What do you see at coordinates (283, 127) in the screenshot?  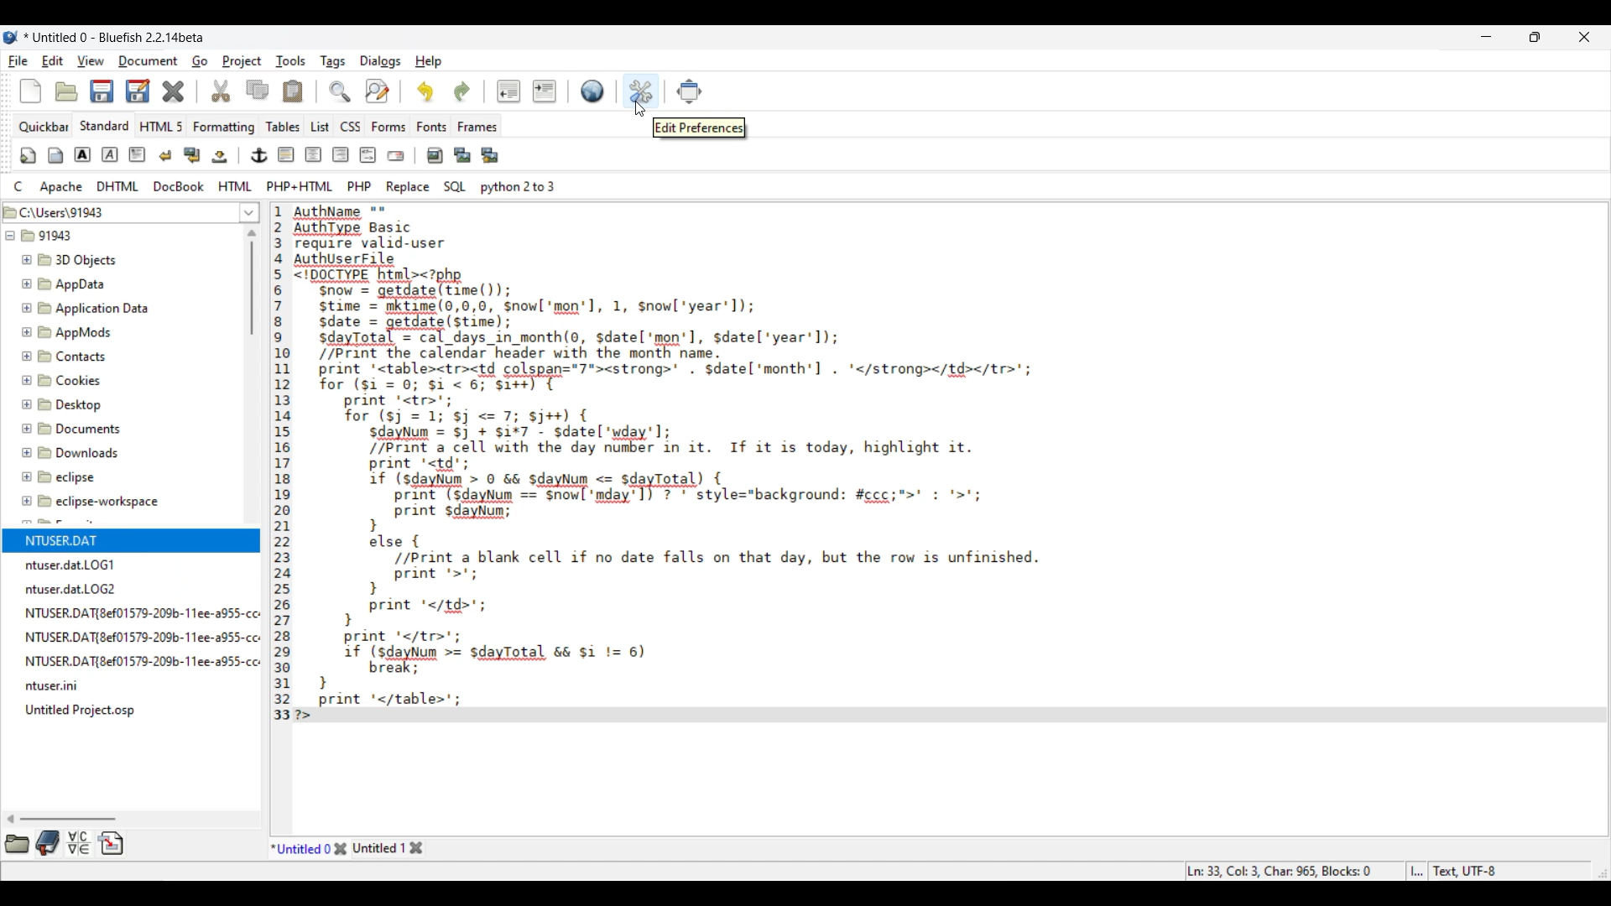 I see `Tables menu` at bounding box center [283, 127].